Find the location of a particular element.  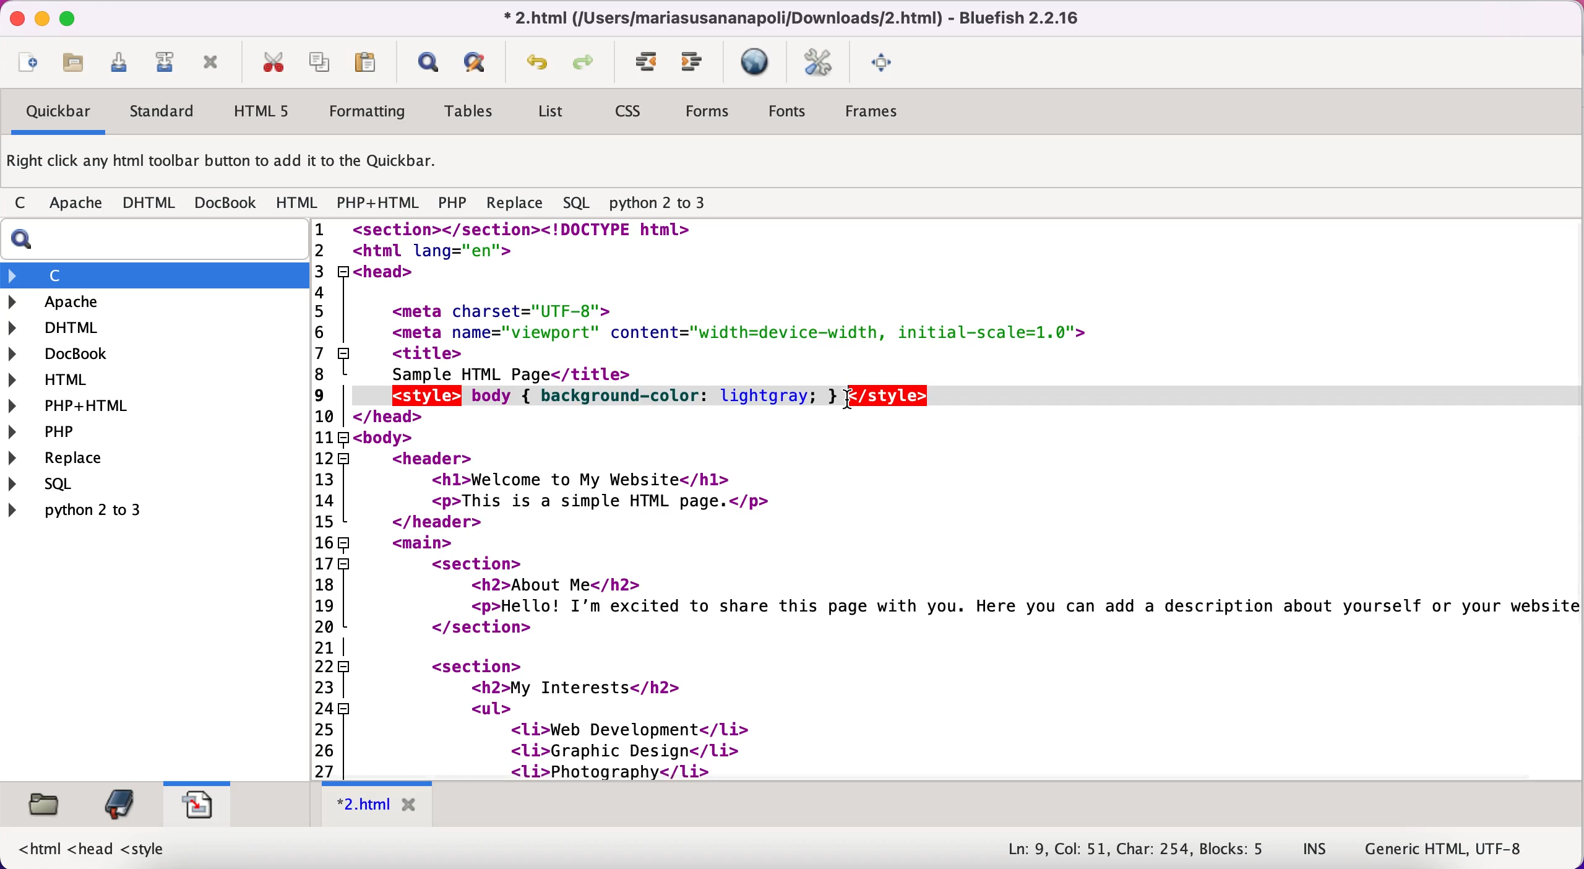

minimize is located at coordinates (41, 19).